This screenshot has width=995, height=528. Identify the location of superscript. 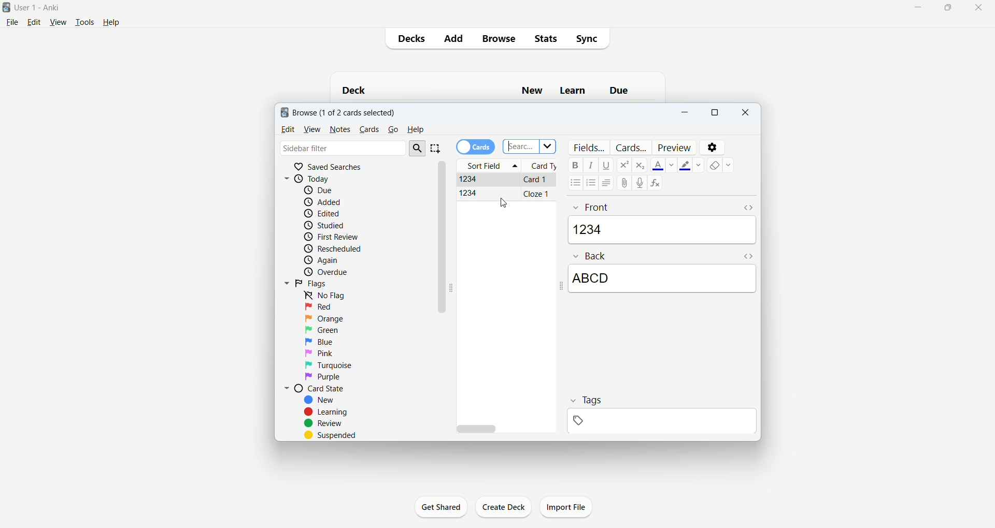
(624, 165).